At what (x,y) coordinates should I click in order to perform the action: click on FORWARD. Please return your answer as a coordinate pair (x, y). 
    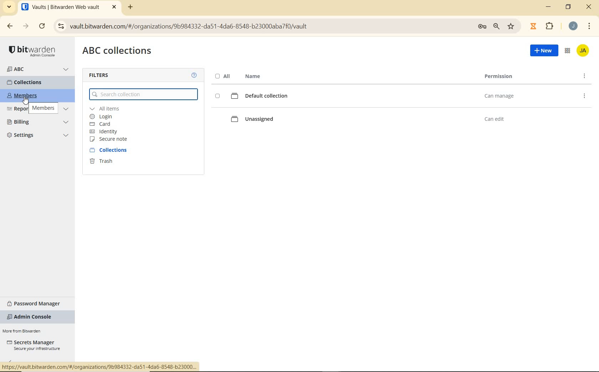
    Looking at the image, I should click on (25, 26).